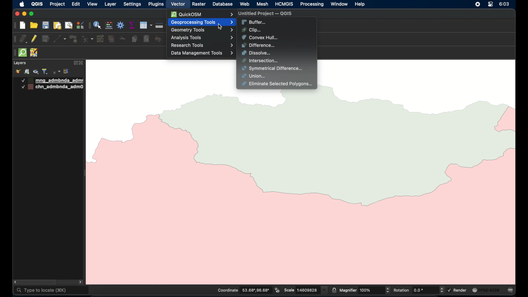 Image resolution: width=528 pixels, height=297 pixels. Describe the element at coordinates (97, 26) in the screenshot. I see `` at that location.